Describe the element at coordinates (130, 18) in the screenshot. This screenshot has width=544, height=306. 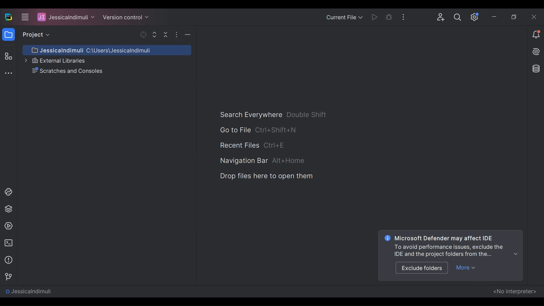
I see `Project Name` at that location.